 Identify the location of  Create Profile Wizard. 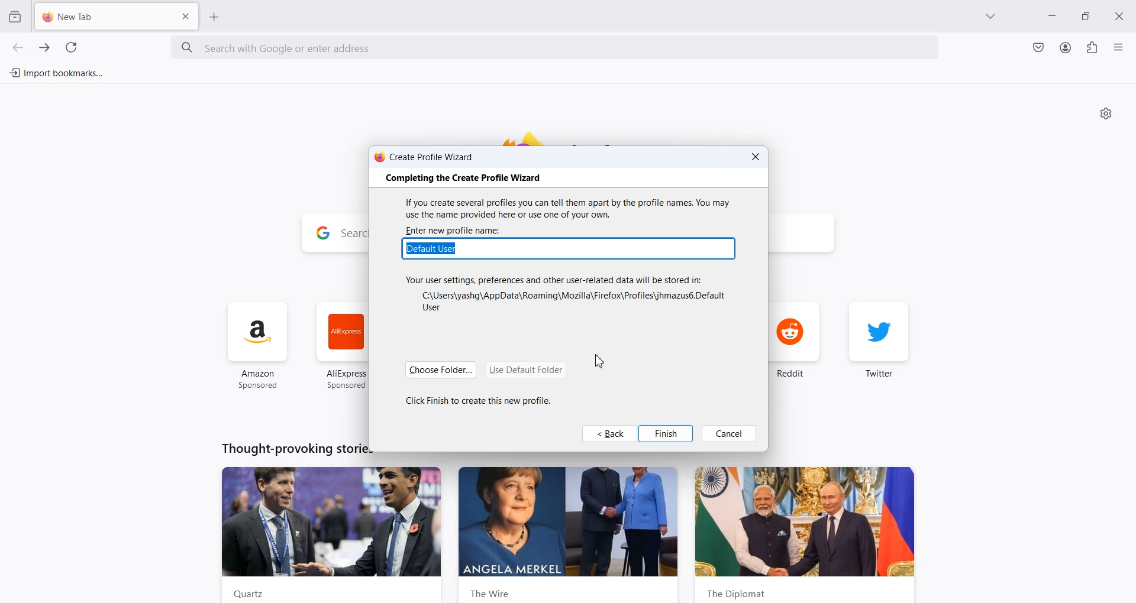
(429, 157).